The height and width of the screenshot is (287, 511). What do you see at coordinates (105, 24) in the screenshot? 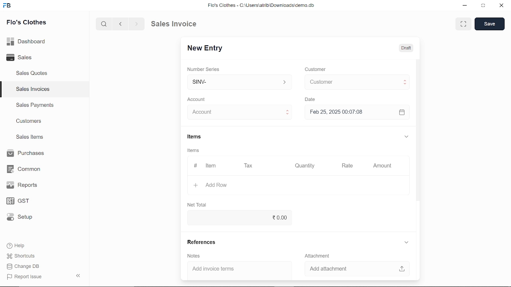
I see `search` at bounding box center [105, 24].